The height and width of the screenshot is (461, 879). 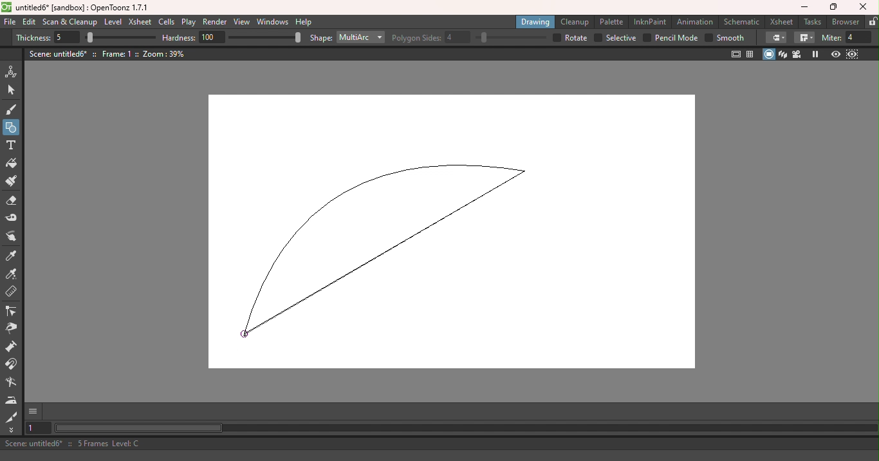 I want to click on GUI Show/hide, so click(x=34, y=411).